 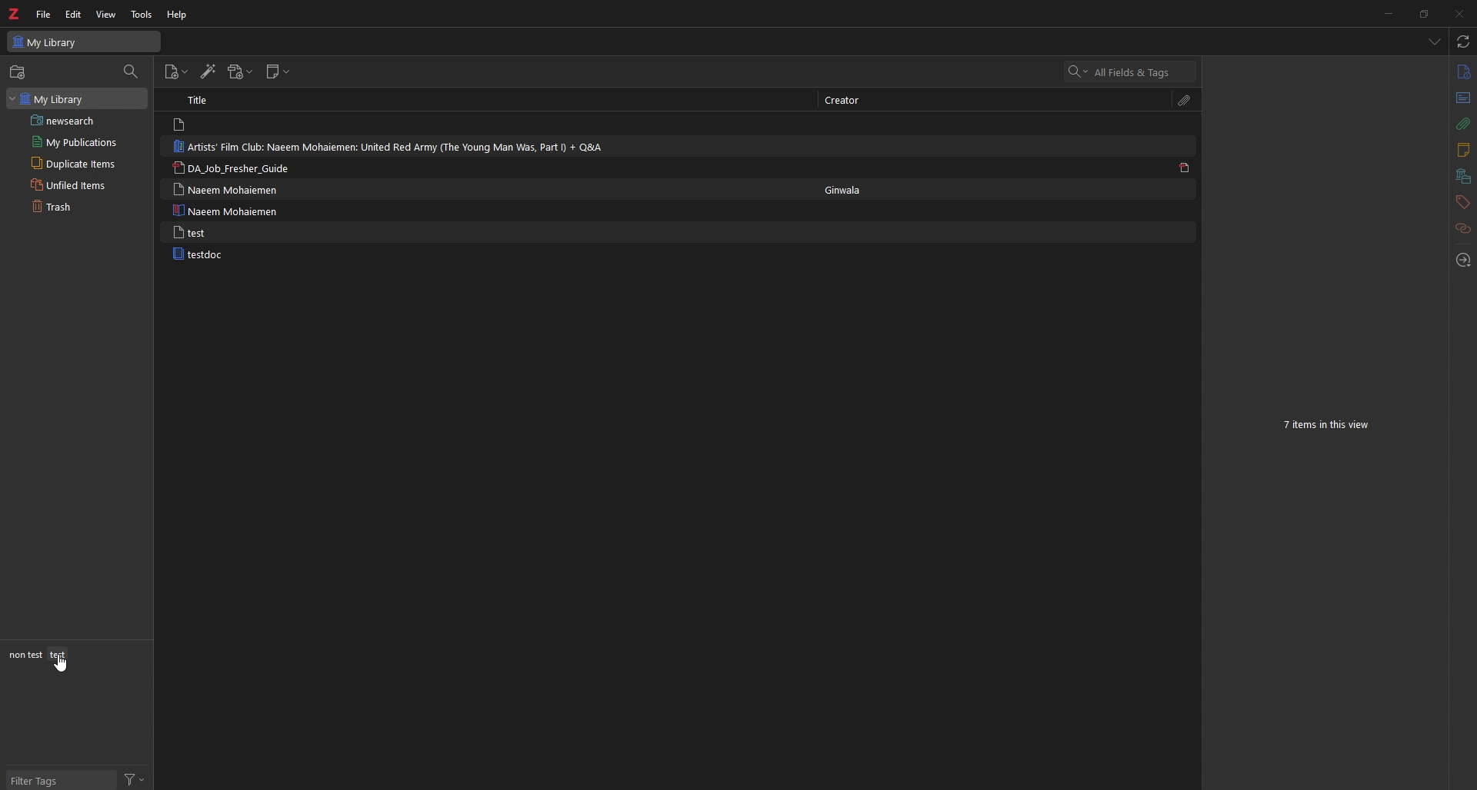 What do you see at coordinates (1389, 13) in the screenshot?
I see `minimize` at bounding box center [1389, 13].